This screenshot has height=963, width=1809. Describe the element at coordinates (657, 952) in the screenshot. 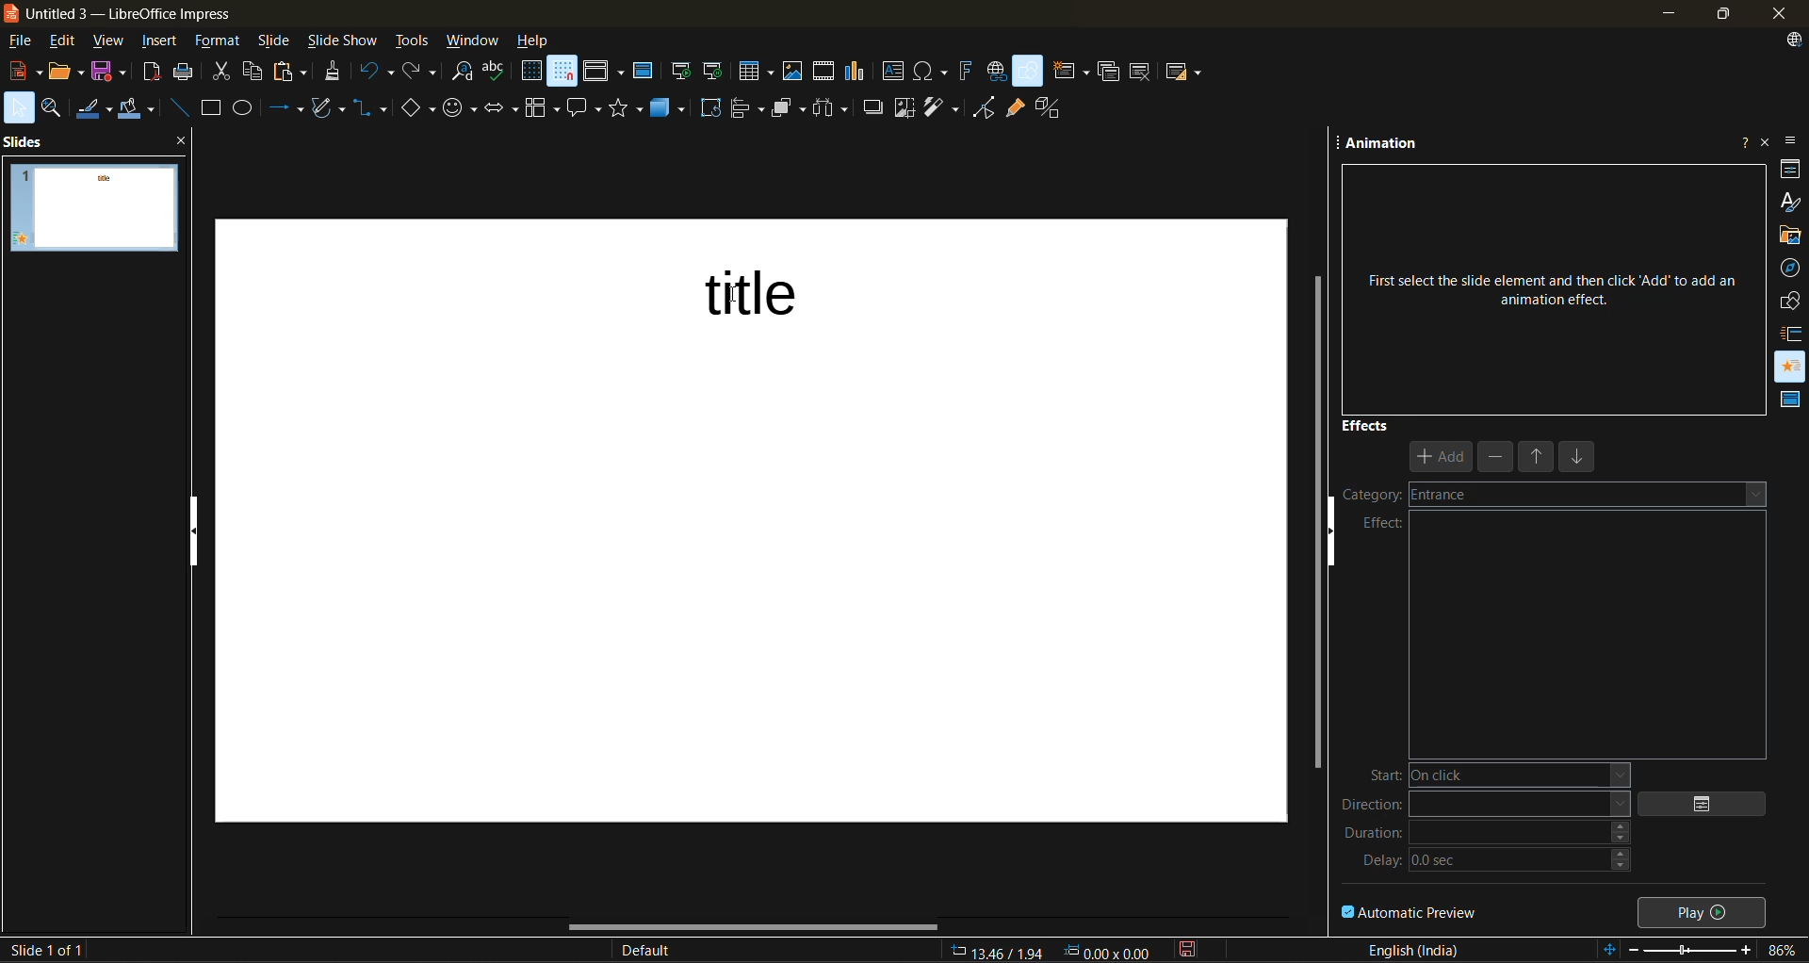

I see `slide master name` at that location.